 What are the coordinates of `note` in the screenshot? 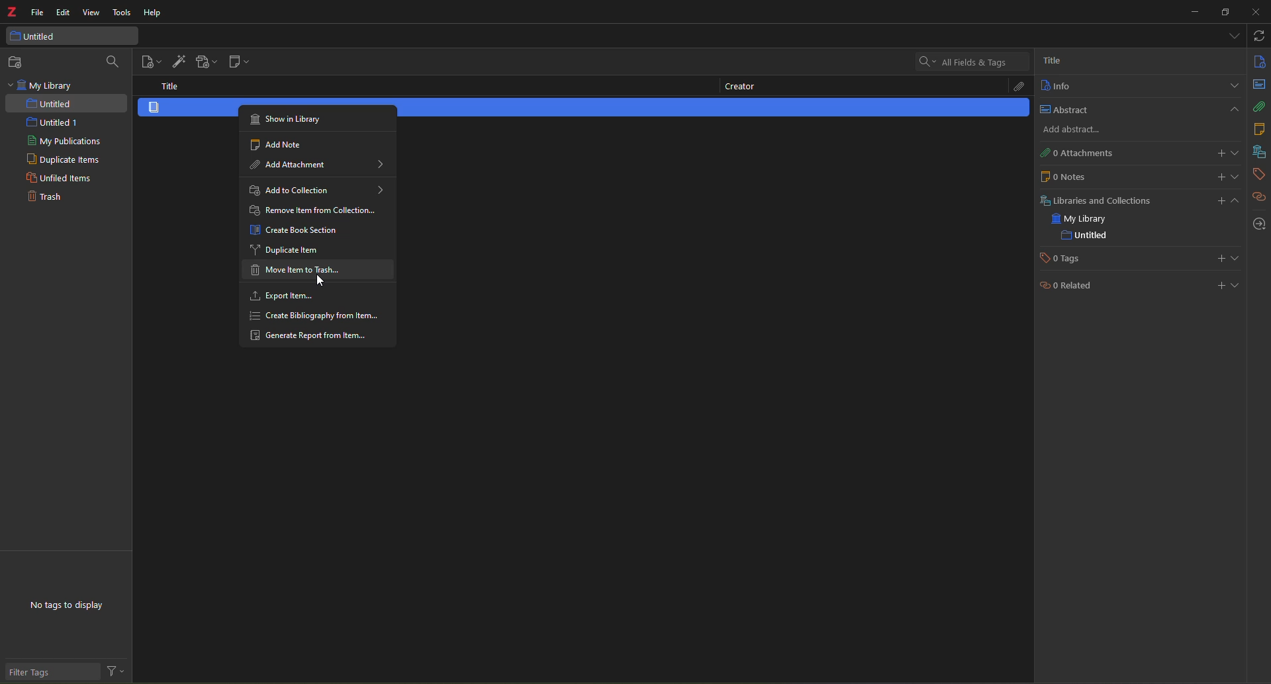 It's located at (1063, 176).